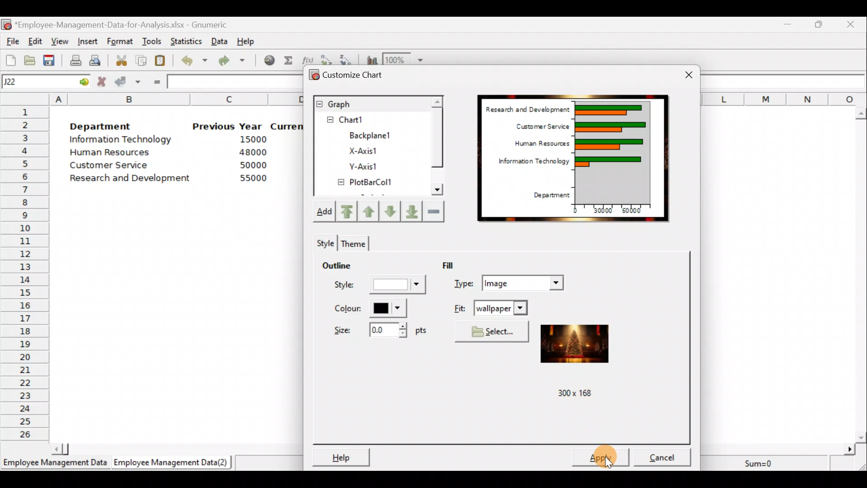 The width and height of the screenshot is (867, 488). What do you see at coordinates (122, 62) in the screenshot?
I see `Cut the selection` at bounding box center [122, 62].